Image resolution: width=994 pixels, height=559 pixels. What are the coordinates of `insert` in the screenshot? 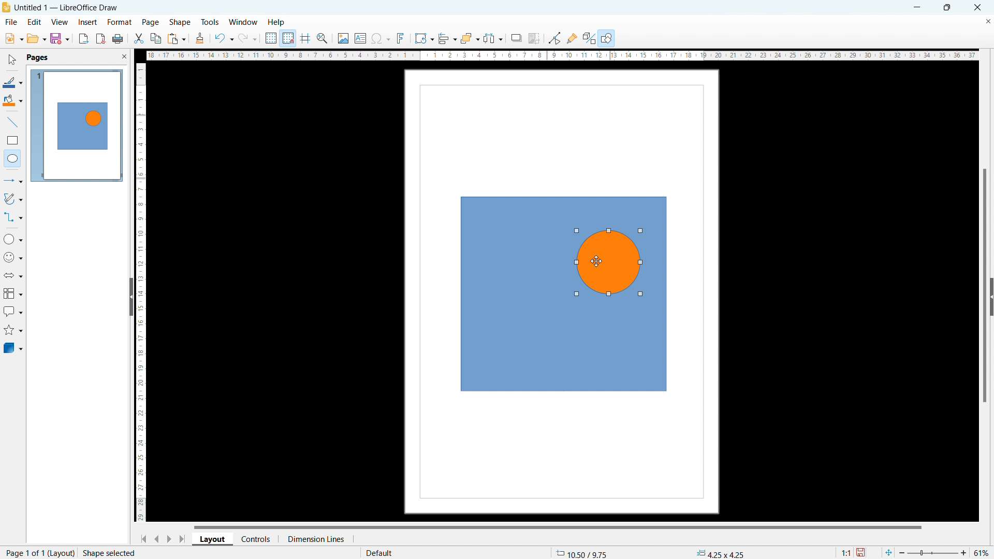 It's located at (88, 23).